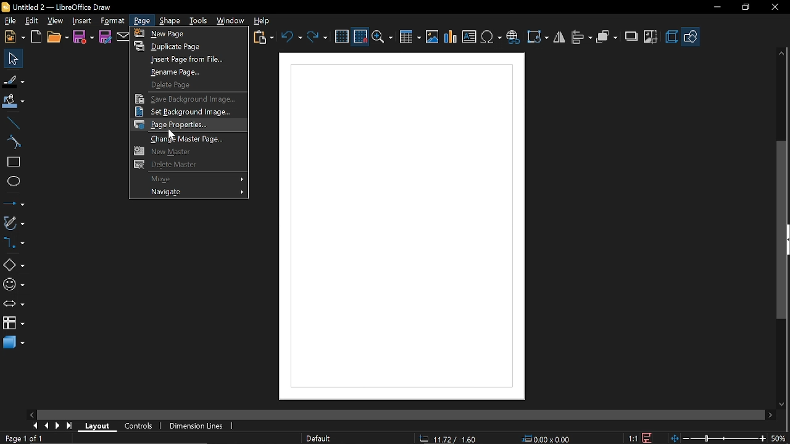 The image size is (790, 444). Describe the element at coordinates (188, 139) in the screenshot. I see `Change master page` at that location.